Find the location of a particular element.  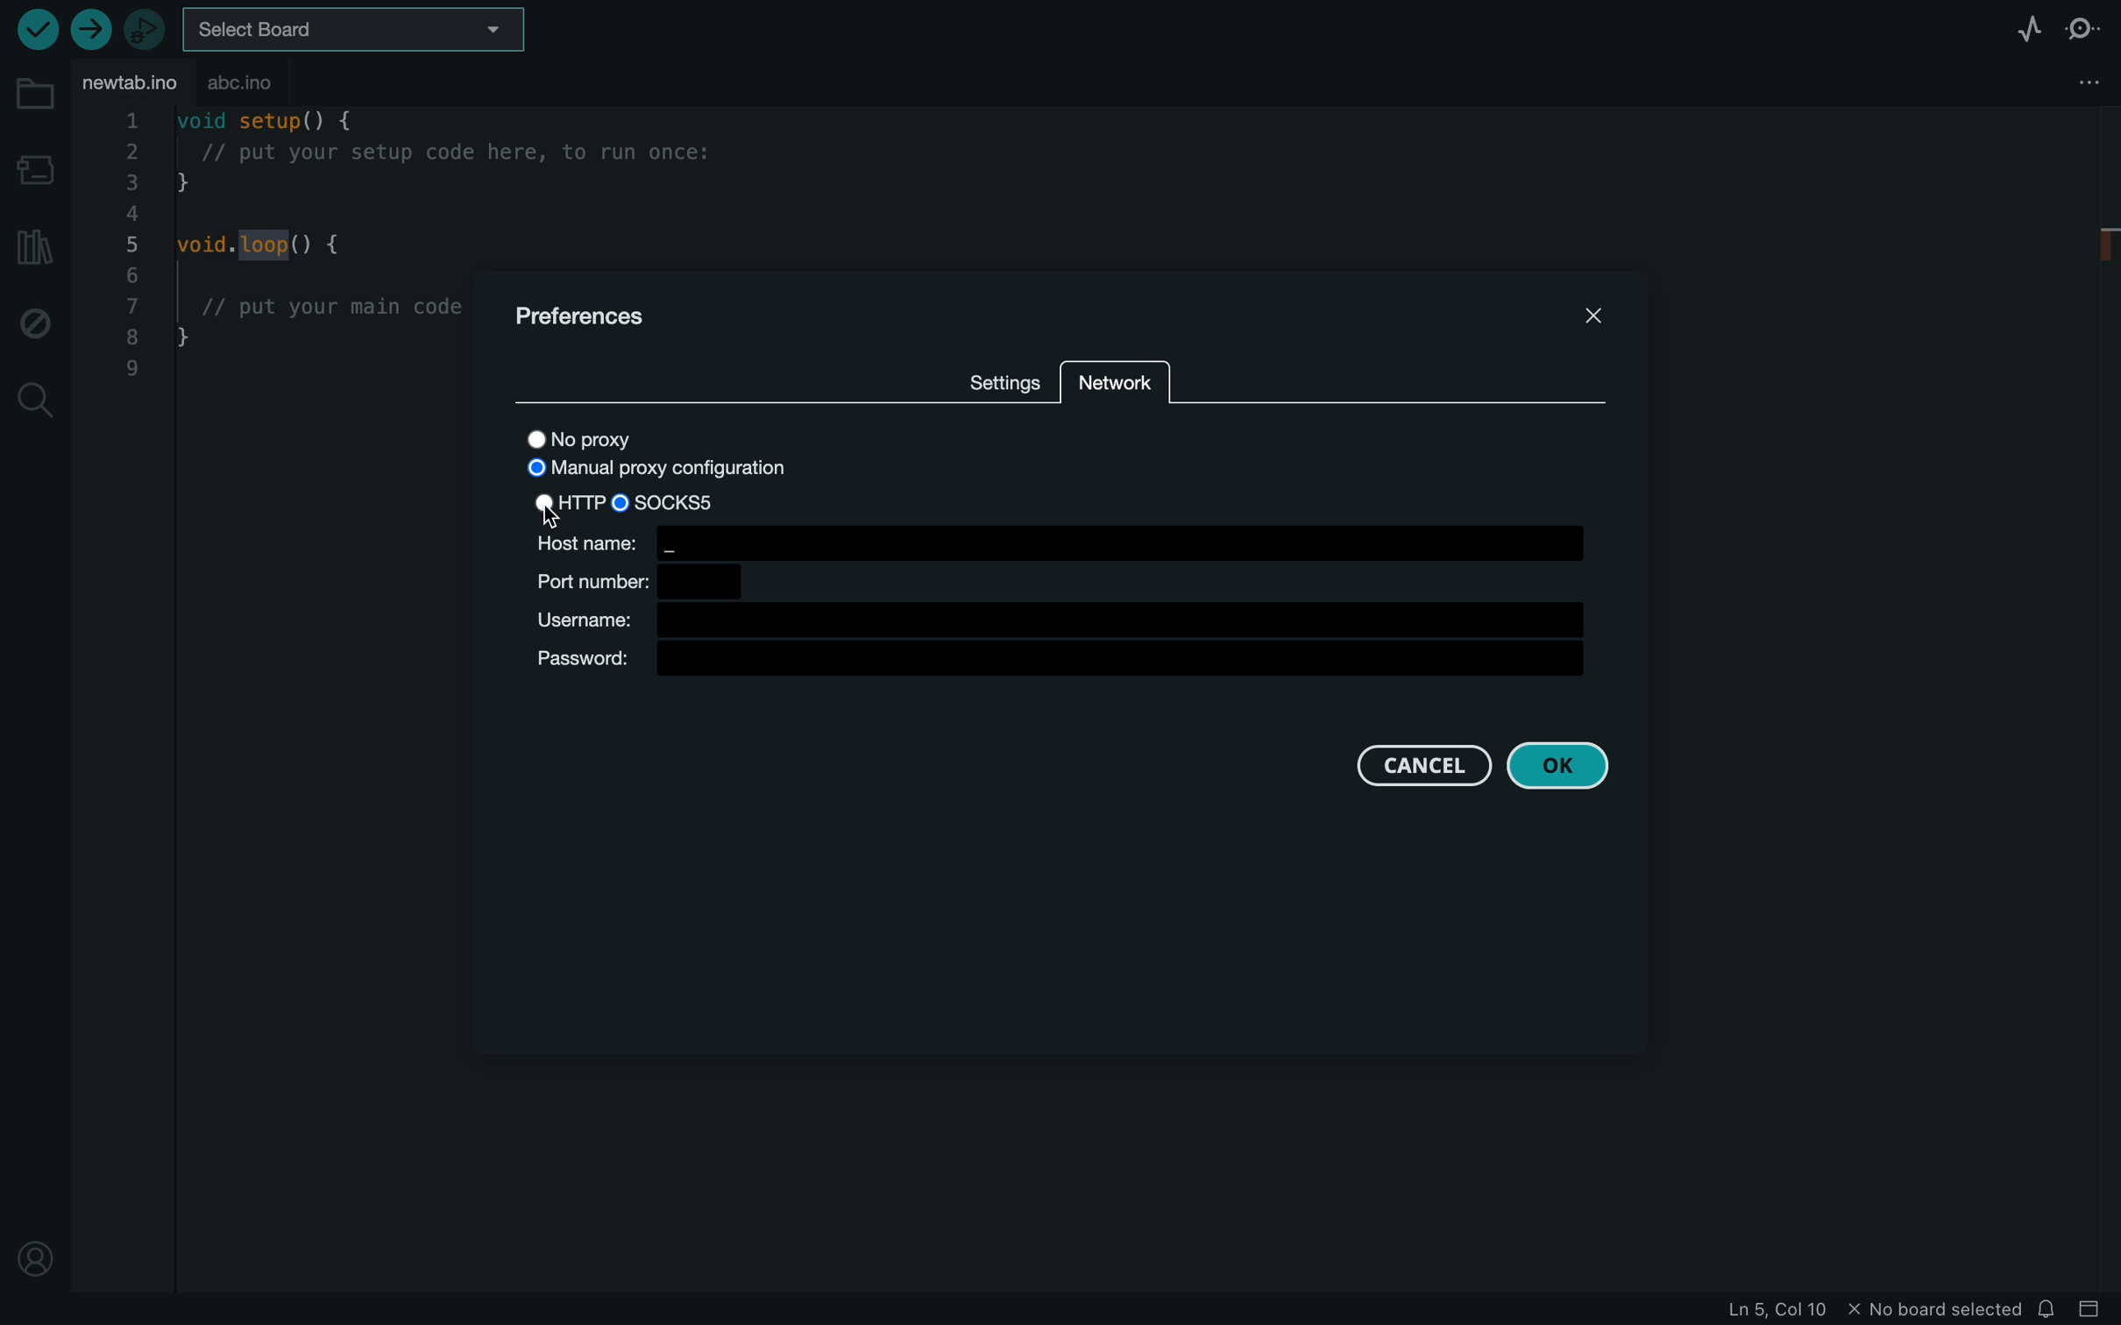

upload is located at coordinates (90, 32).